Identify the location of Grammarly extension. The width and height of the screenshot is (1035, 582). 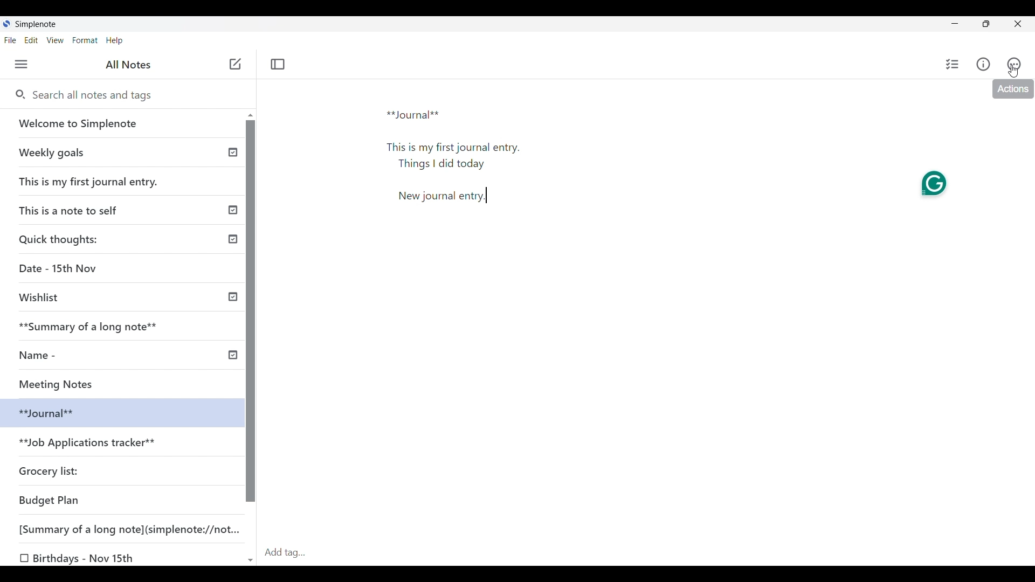
(934, 184).